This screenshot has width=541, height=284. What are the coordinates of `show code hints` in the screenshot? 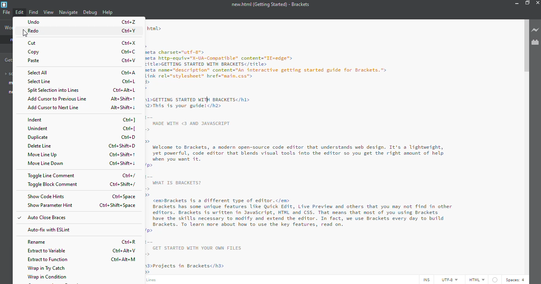 It's located at (46, 196).